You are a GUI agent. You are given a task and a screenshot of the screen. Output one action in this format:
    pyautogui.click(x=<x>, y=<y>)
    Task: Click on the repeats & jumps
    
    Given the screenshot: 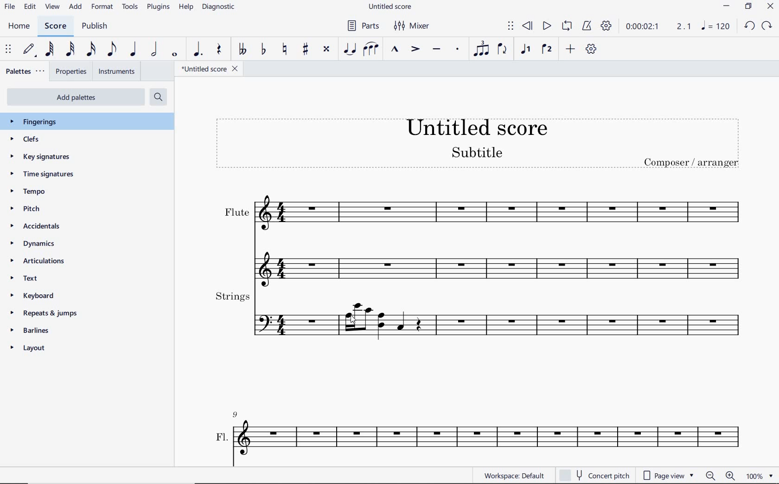 What is the action you would take?
    pyautogui.click(x=51, y=314)
    